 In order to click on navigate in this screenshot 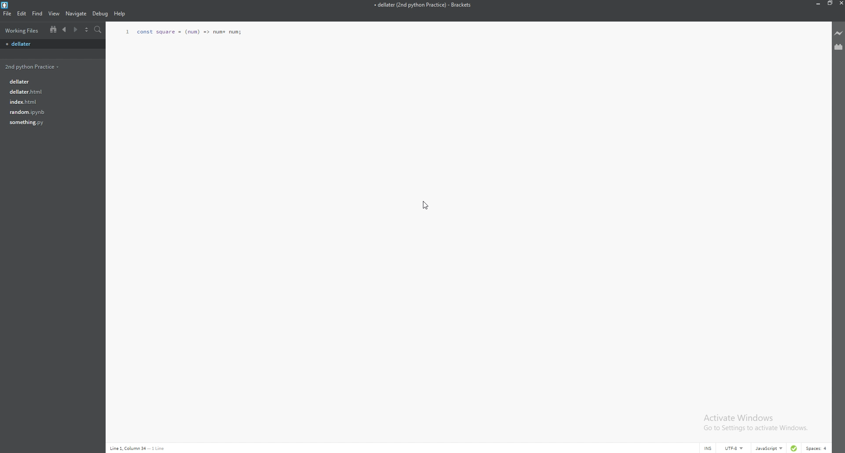, I will do `click(76, 14)`.